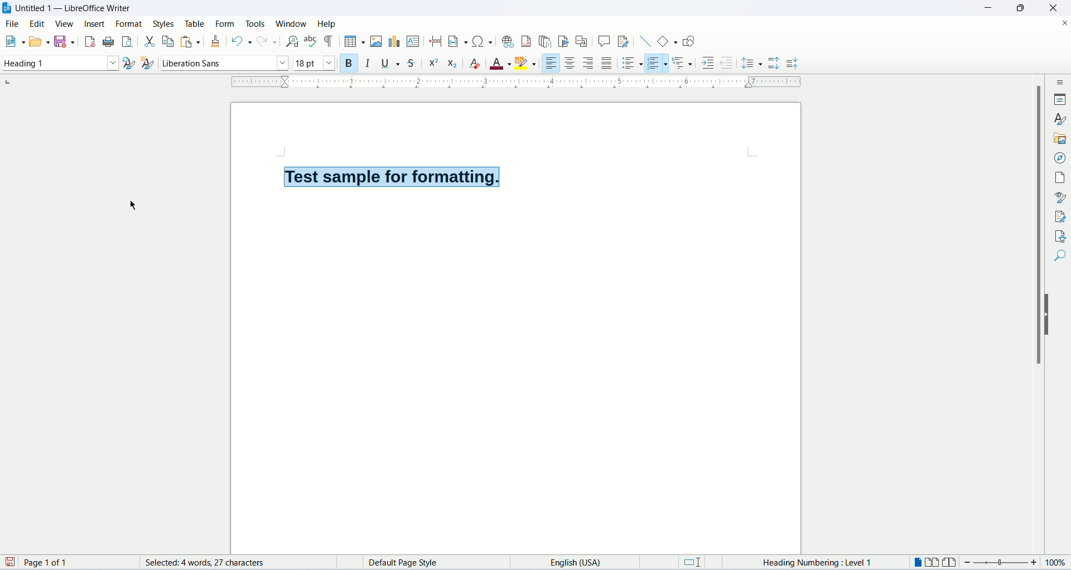 Image resolution: width=1071 pixels, height=570 pixels. Describe the element at coordinates (330, 41) in the screenshot. I see `mark formatting` at that location.